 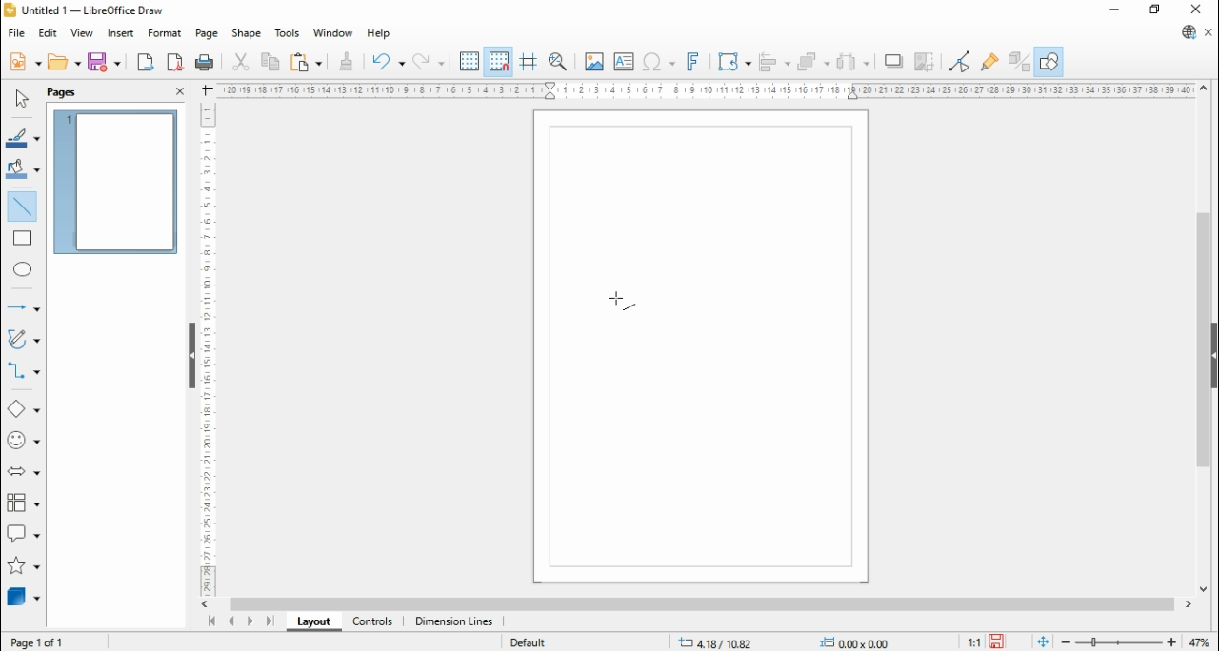 What do you see at coordinates (247, 33) in the screenshot?
I see `shape` at bounding box center [247, 33].